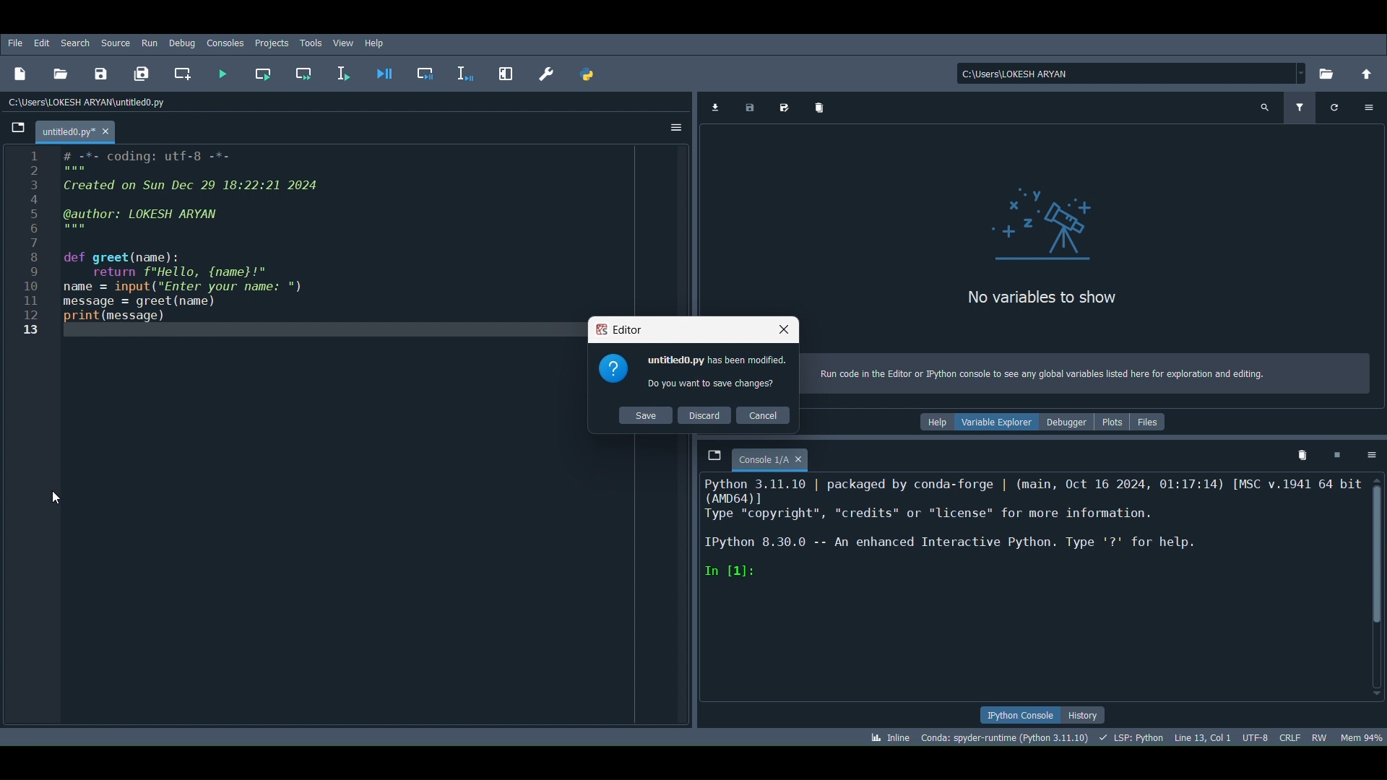 Image resolution: width=1387 pixels, height=780 pixels. What do you see at coordinates (889, 737) in the screenshot?
I see `Click to toggle between inline and interactive Matplotlib plotting` at bounding box center [889, 737].